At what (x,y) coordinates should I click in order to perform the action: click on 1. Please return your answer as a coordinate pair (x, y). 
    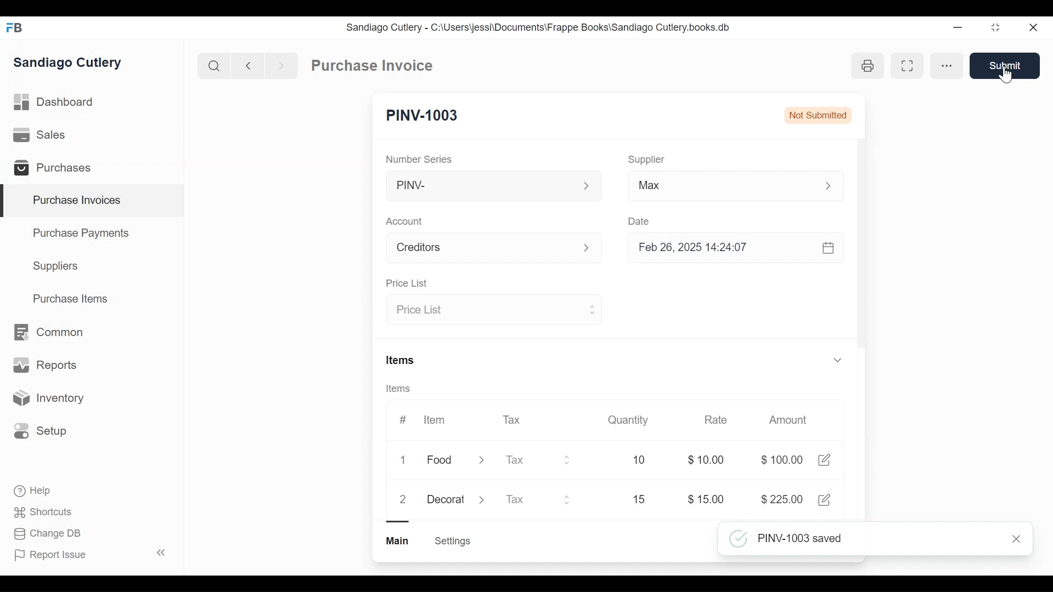
    Looking at the image, I should click on (406, 460).